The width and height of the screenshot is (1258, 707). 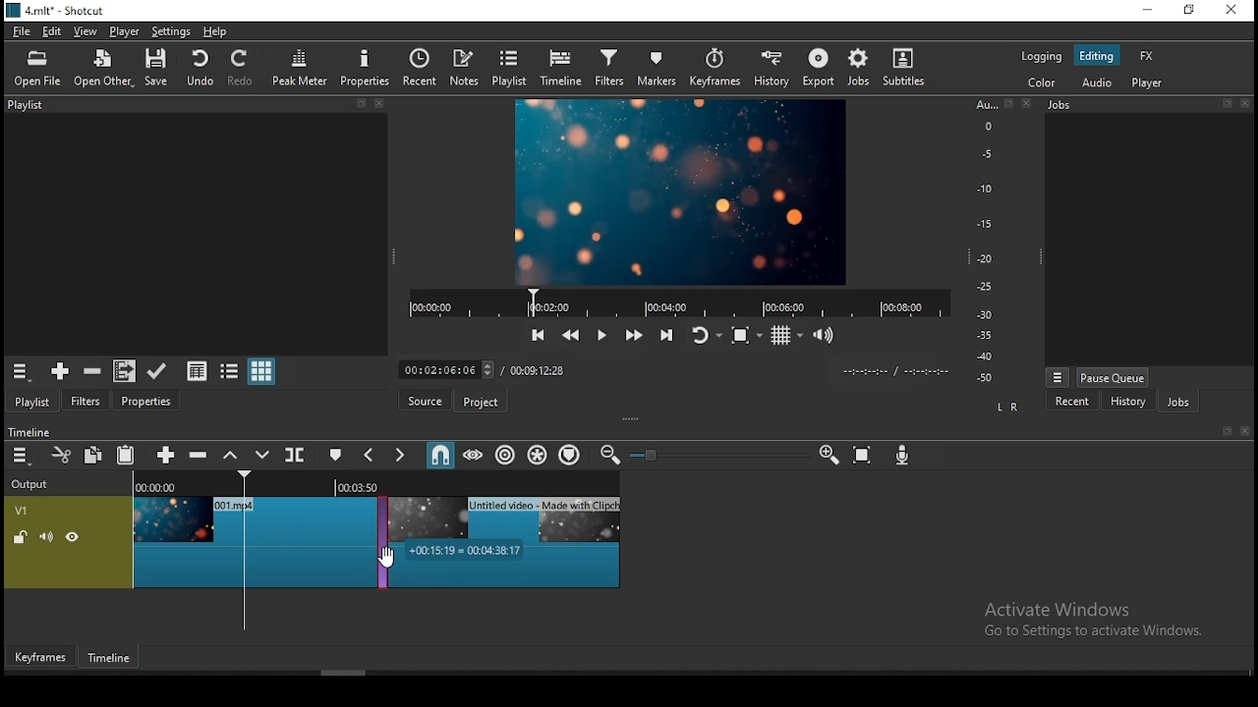 I want to click on player, so click(x=123, y=30).